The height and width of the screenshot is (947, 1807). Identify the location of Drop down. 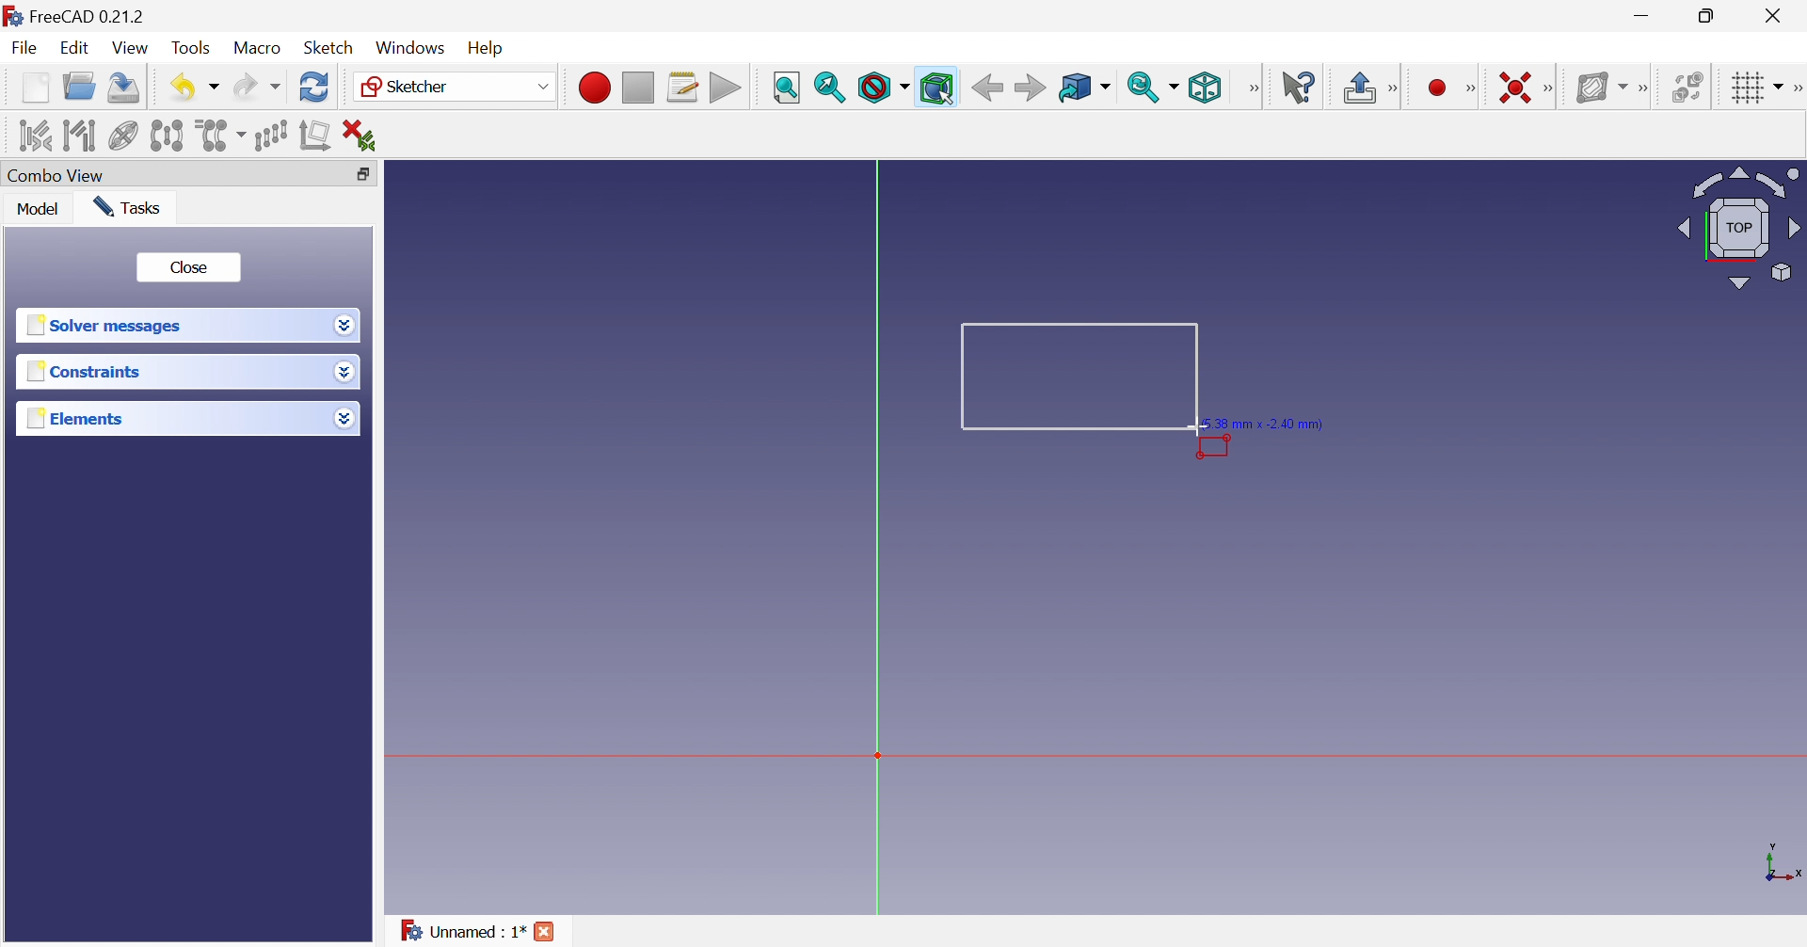
(344, 372).